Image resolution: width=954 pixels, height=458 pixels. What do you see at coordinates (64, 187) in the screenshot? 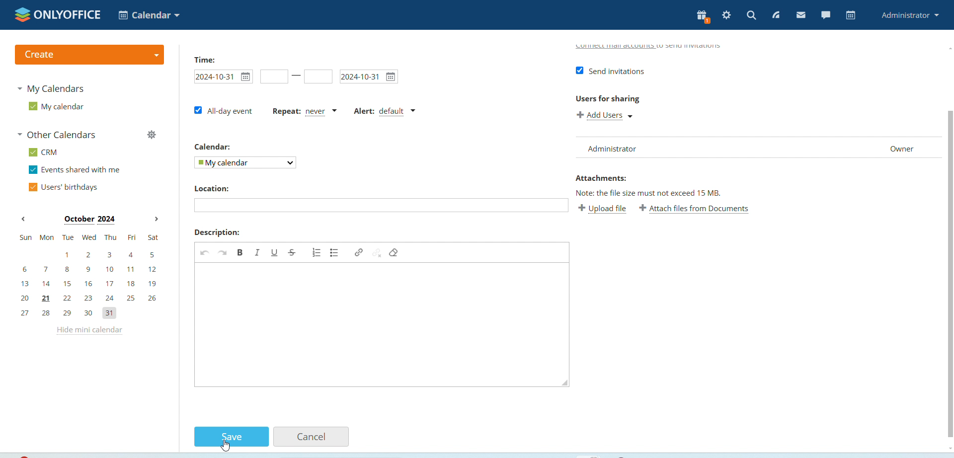
I see `users' birthdays` at bounding box center [64, 187].